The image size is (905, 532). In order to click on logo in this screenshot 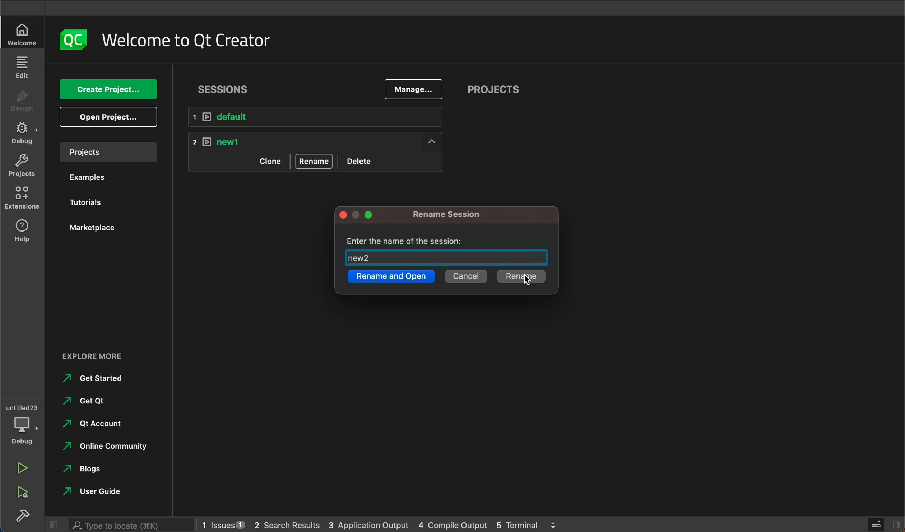, I will do `click(69, 40)`.